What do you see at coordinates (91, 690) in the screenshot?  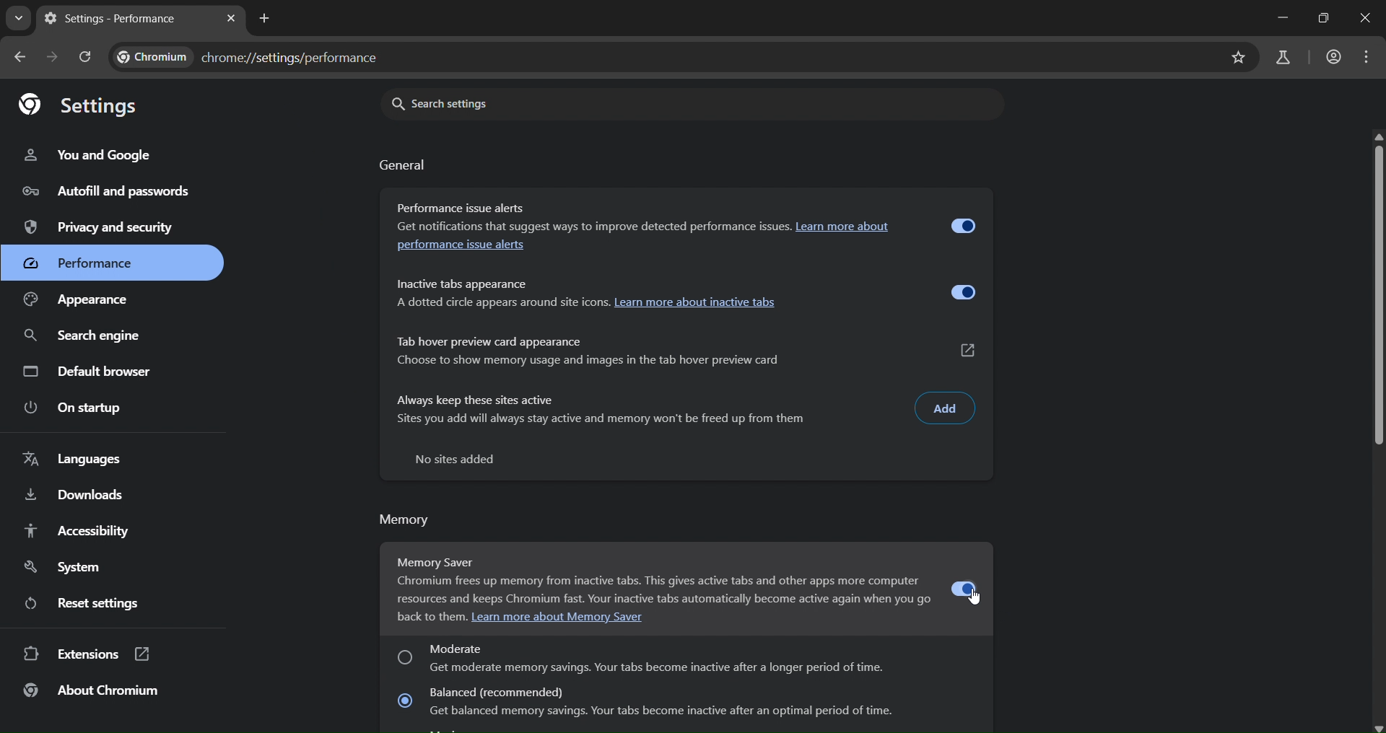 I see `About Chromium` at bounding box center [91, 690].